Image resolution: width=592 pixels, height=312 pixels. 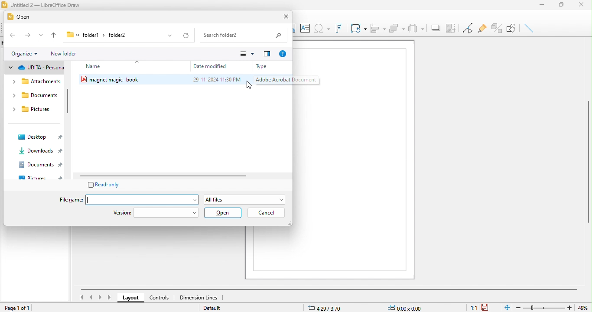 What do you see at coordinates (12, 36) in the screenshot?
I see `back` at bounding box center [12, 36].